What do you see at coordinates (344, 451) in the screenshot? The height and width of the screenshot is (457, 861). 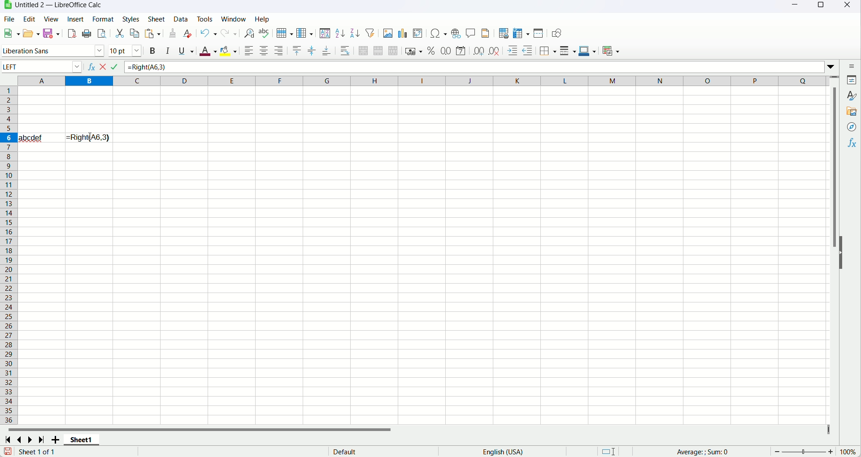 I see `default` at bounding box center [344, 451].